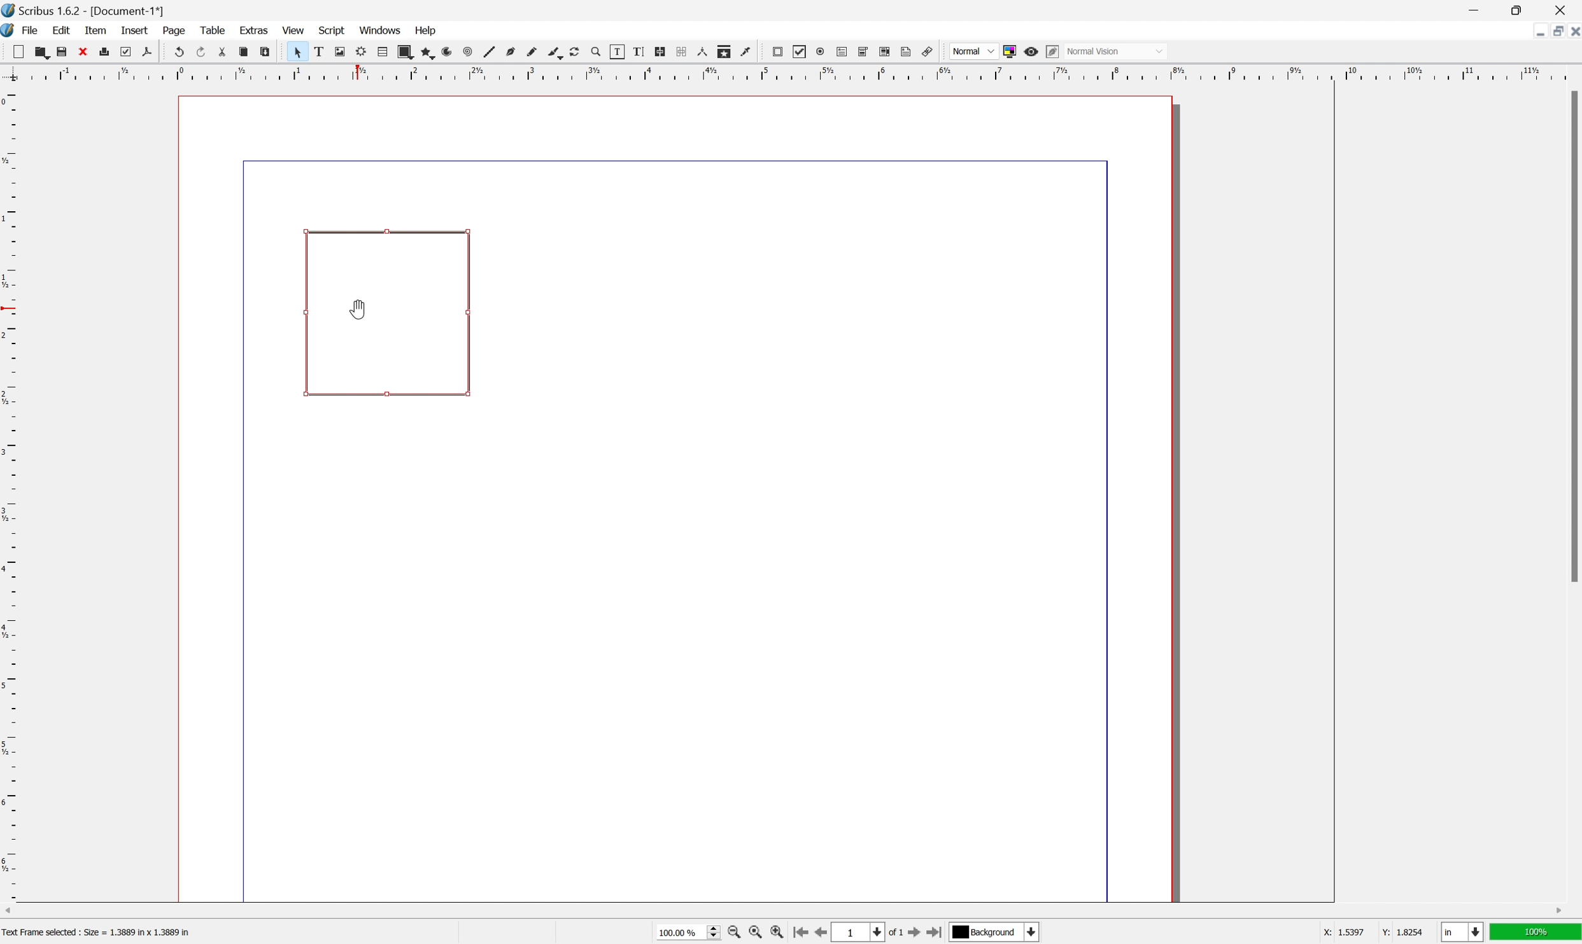 The image size is (1582, 944). What do you see at coordinates (1462, 933) in the screenshot?
I see `select current unit` at bounding box center [1462, 933].